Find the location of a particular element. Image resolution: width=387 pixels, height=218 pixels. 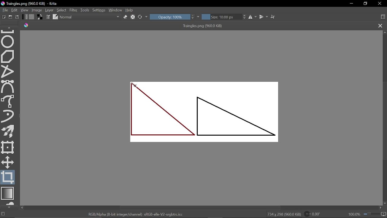

Transform a layer or a selection is located at coordinates (8, 147).